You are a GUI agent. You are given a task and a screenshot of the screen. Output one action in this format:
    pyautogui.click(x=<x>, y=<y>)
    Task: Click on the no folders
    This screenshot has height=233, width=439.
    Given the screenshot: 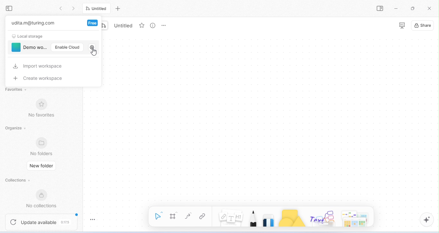 What is the action you would take?
    pyautogui.click(x=42, y=146)
    